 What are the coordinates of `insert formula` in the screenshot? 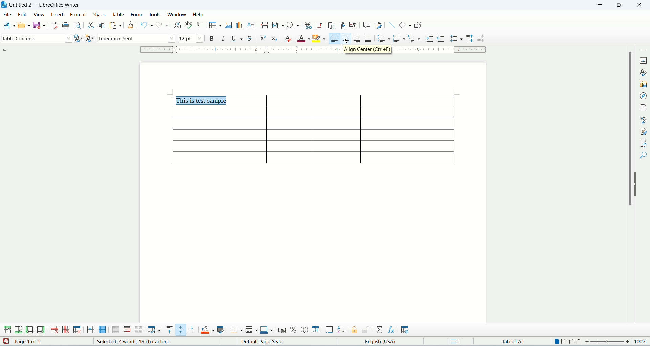 It's located at (390, 330).